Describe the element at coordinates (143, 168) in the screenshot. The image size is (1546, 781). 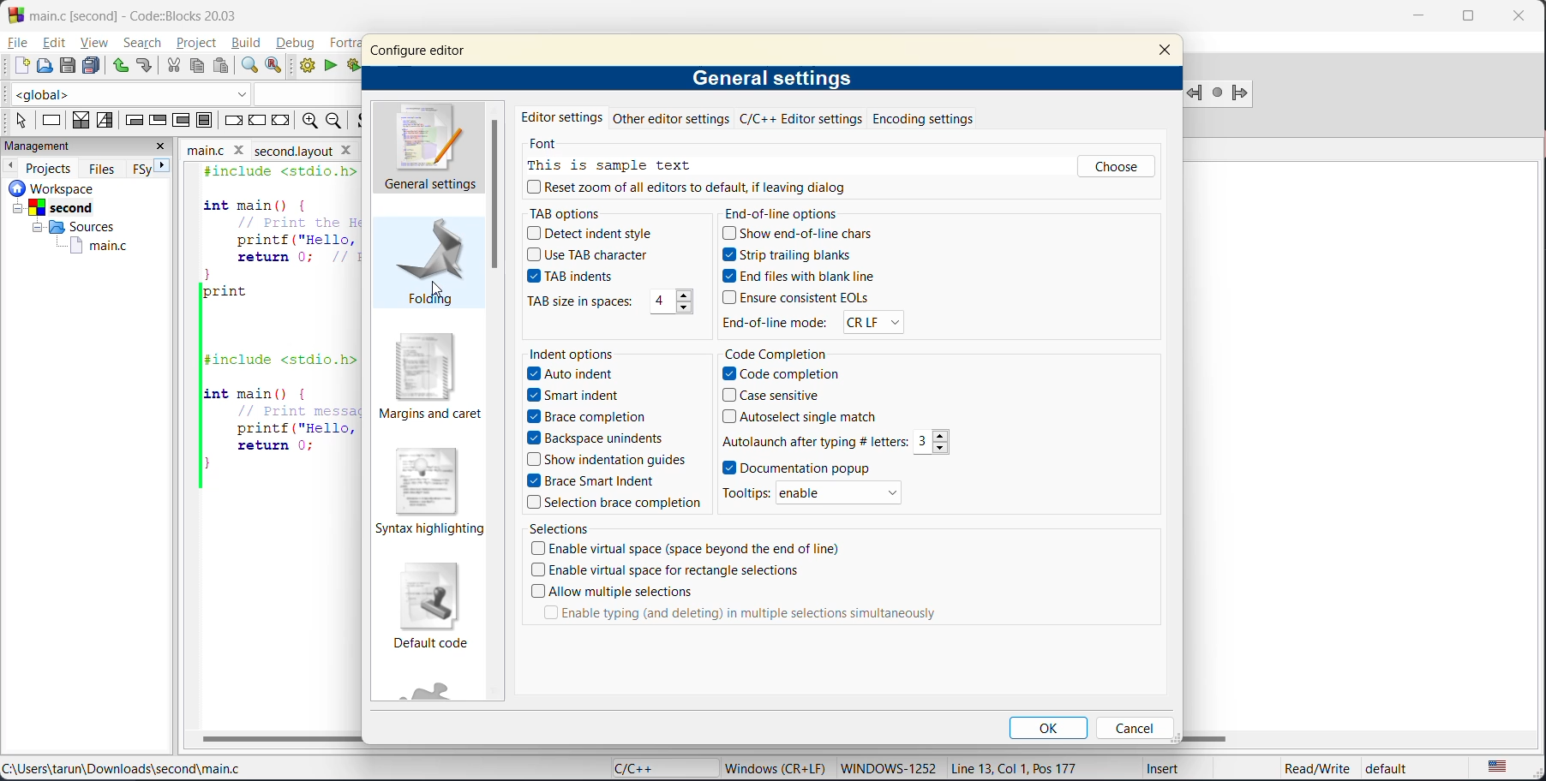
I see `FSy` at that location.